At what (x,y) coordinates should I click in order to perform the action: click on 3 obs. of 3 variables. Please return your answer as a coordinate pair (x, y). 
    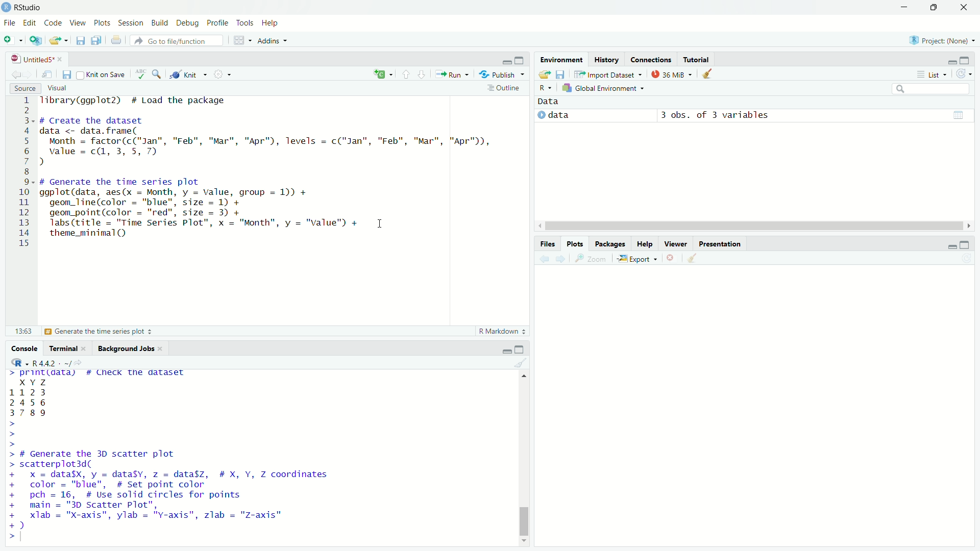
    Looking at the image, I should click on (725, 116).